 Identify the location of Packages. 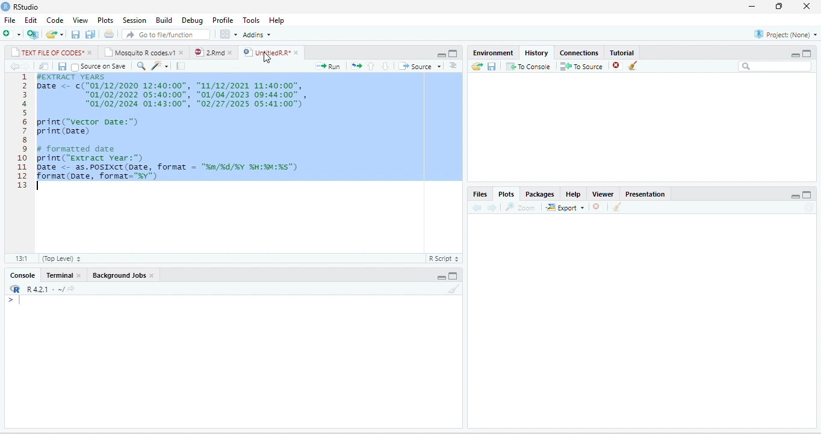
(541, 194).